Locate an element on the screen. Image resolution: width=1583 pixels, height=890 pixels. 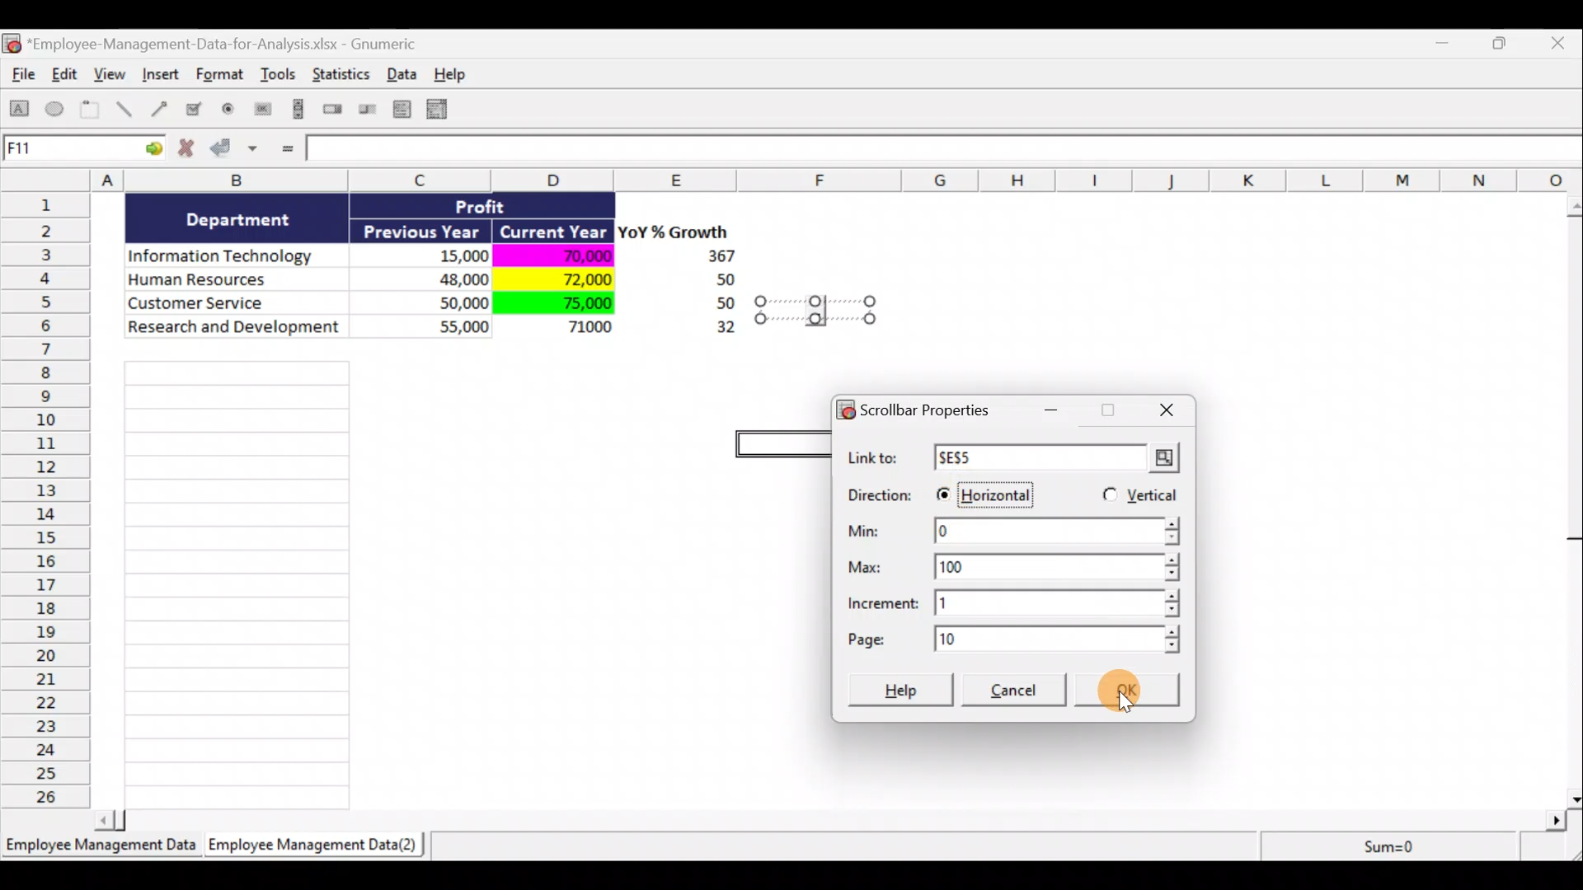
Minimise is located at coordinates (1055, 415).